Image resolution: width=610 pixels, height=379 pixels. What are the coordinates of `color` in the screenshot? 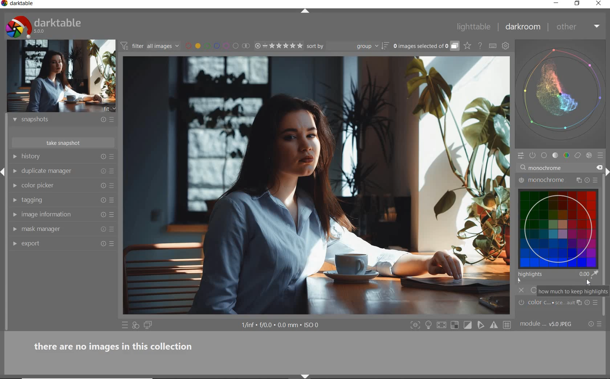 It's located at (566, 156).